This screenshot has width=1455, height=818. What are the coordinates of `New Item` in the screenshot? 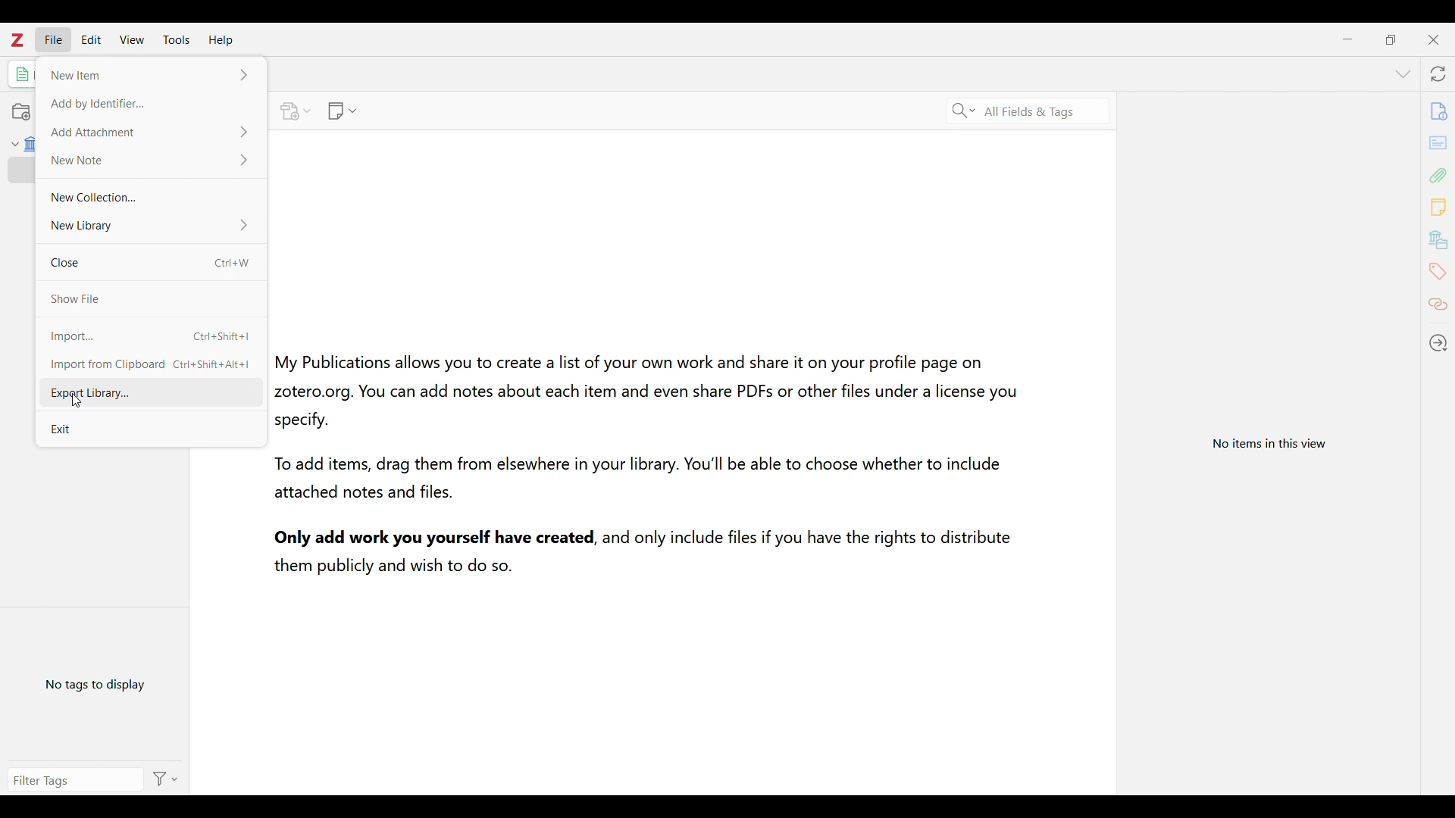 It's located at (153, 73).